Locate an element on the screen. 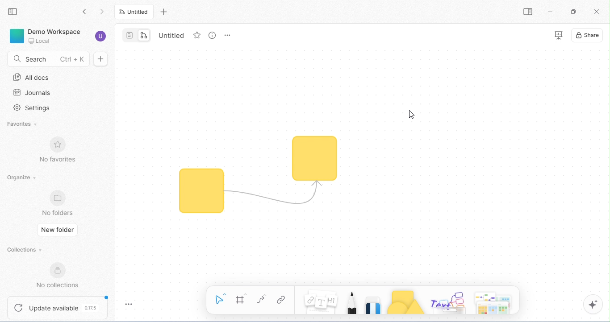  toggle zoom is located at coordinates (130, 304).